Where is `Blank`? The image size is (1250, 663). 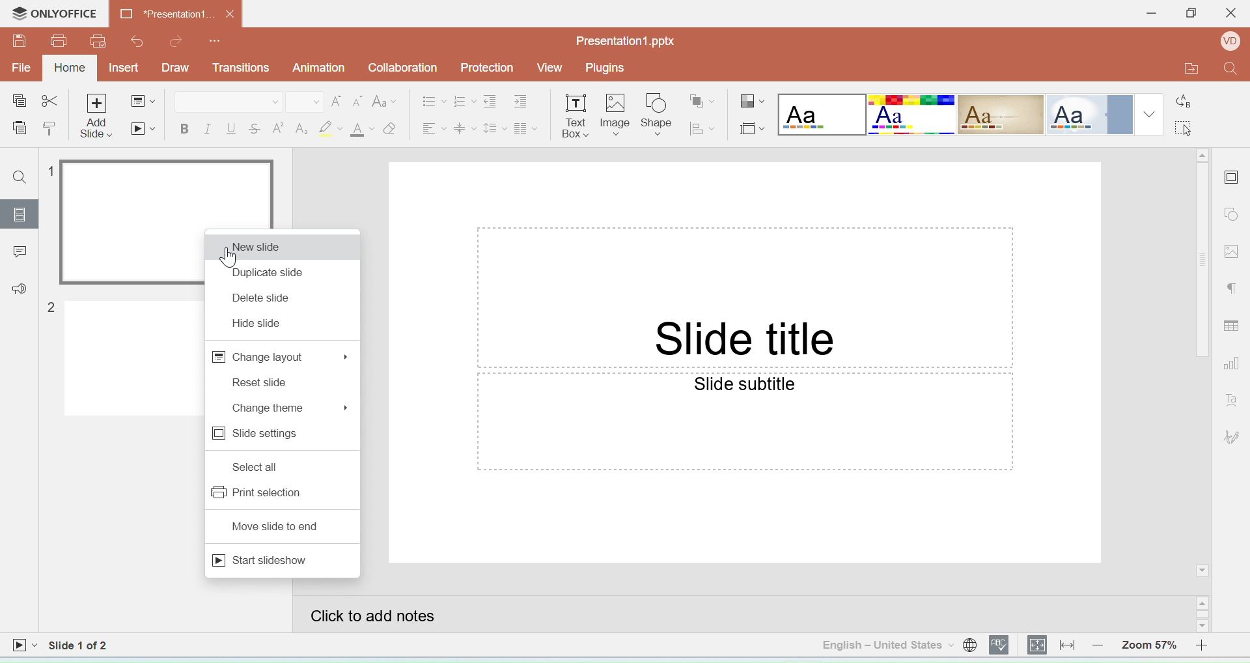
Blank is located at coordinates (822, 115).